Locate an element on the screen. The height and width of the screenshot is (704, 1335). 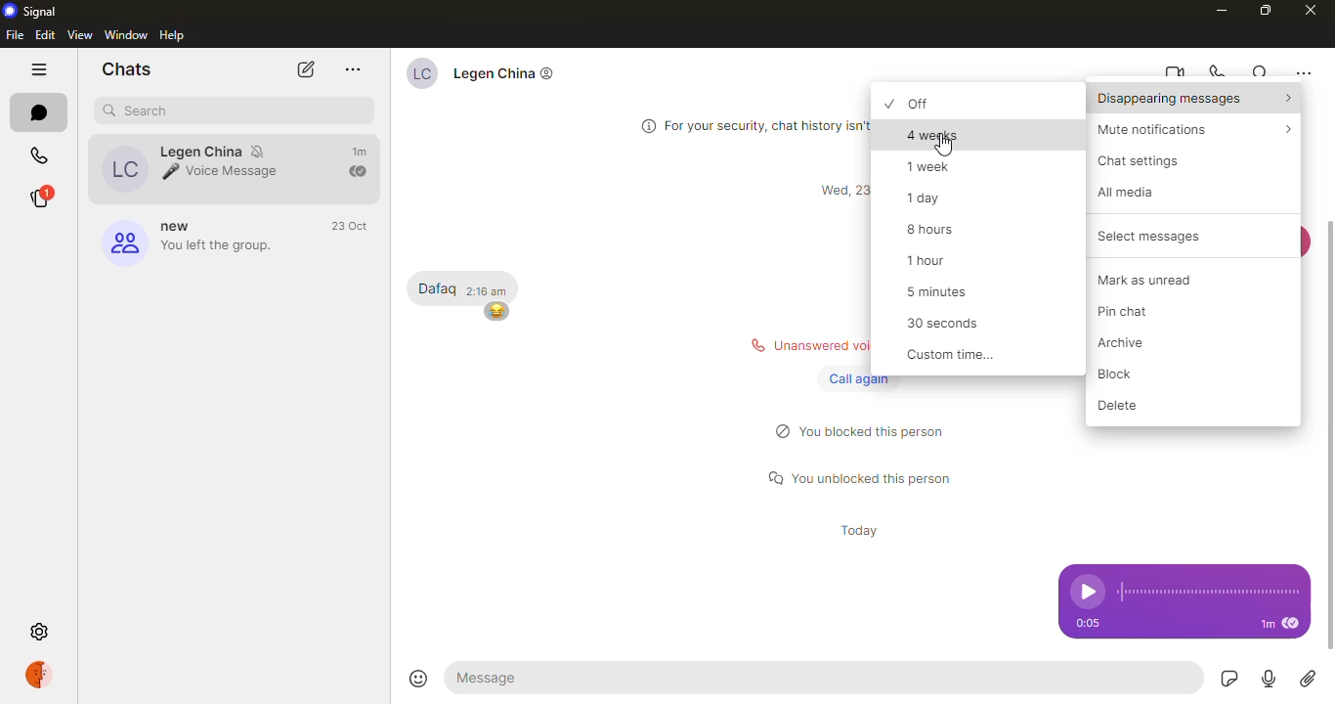
calls is located at coordinates (42, 151).